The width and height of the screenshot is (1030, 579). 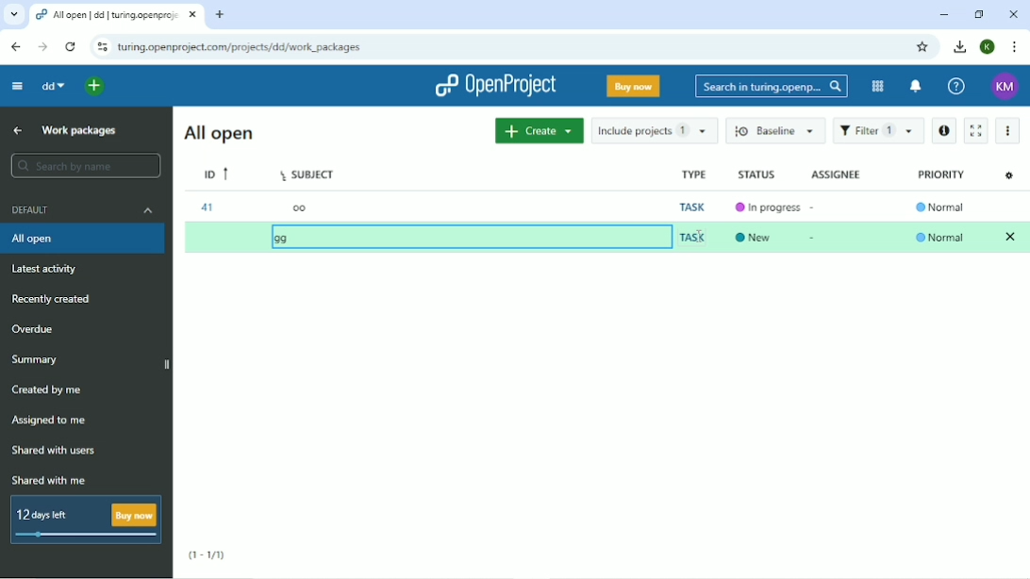 I want to click on Overdue, so click(x=32, y=327).